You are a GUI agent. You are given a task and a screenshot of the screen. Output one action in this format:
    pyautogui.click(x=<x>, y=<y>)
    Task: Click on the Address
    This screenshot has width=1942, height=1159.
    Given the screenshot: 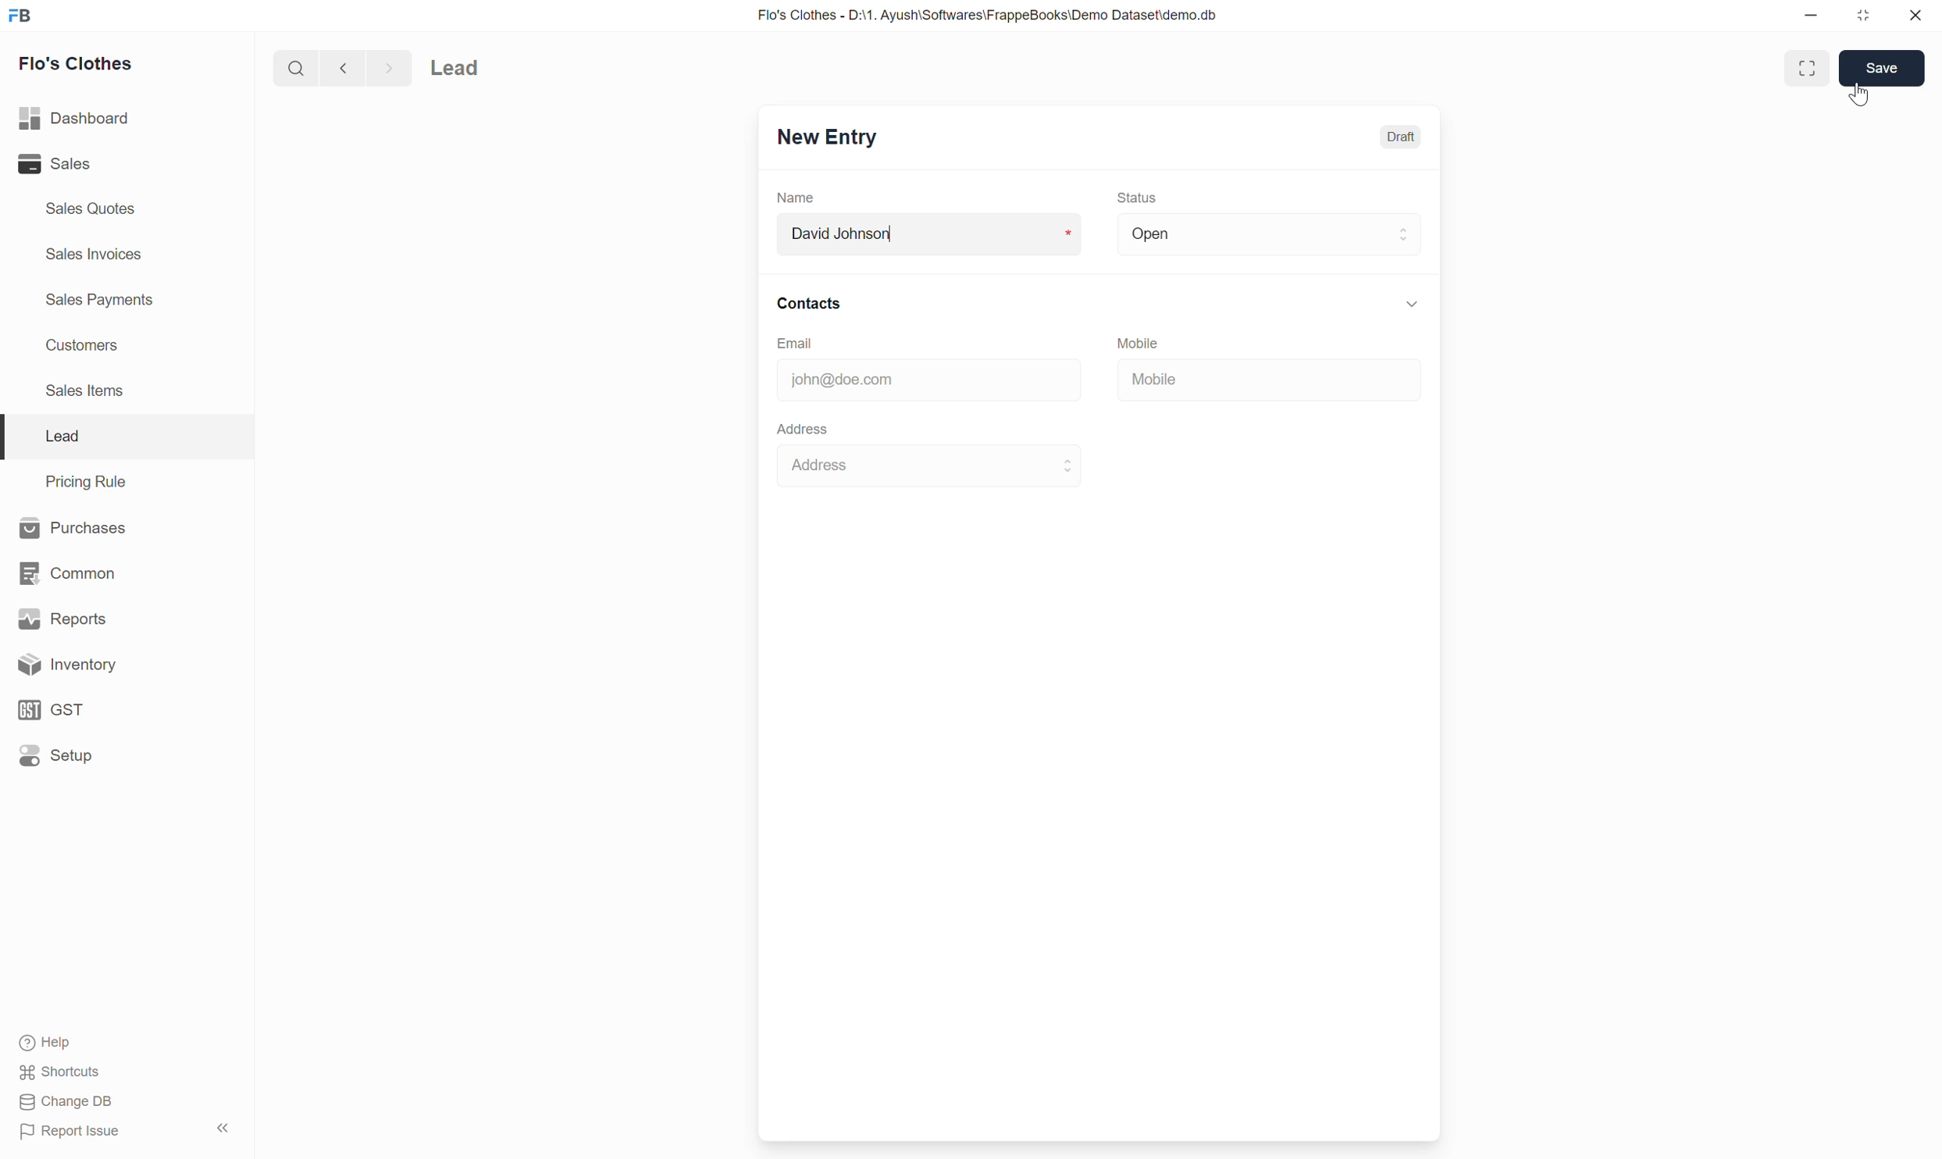 What is the action you would take?
    pyautogui.click(x=800, y=427)
    